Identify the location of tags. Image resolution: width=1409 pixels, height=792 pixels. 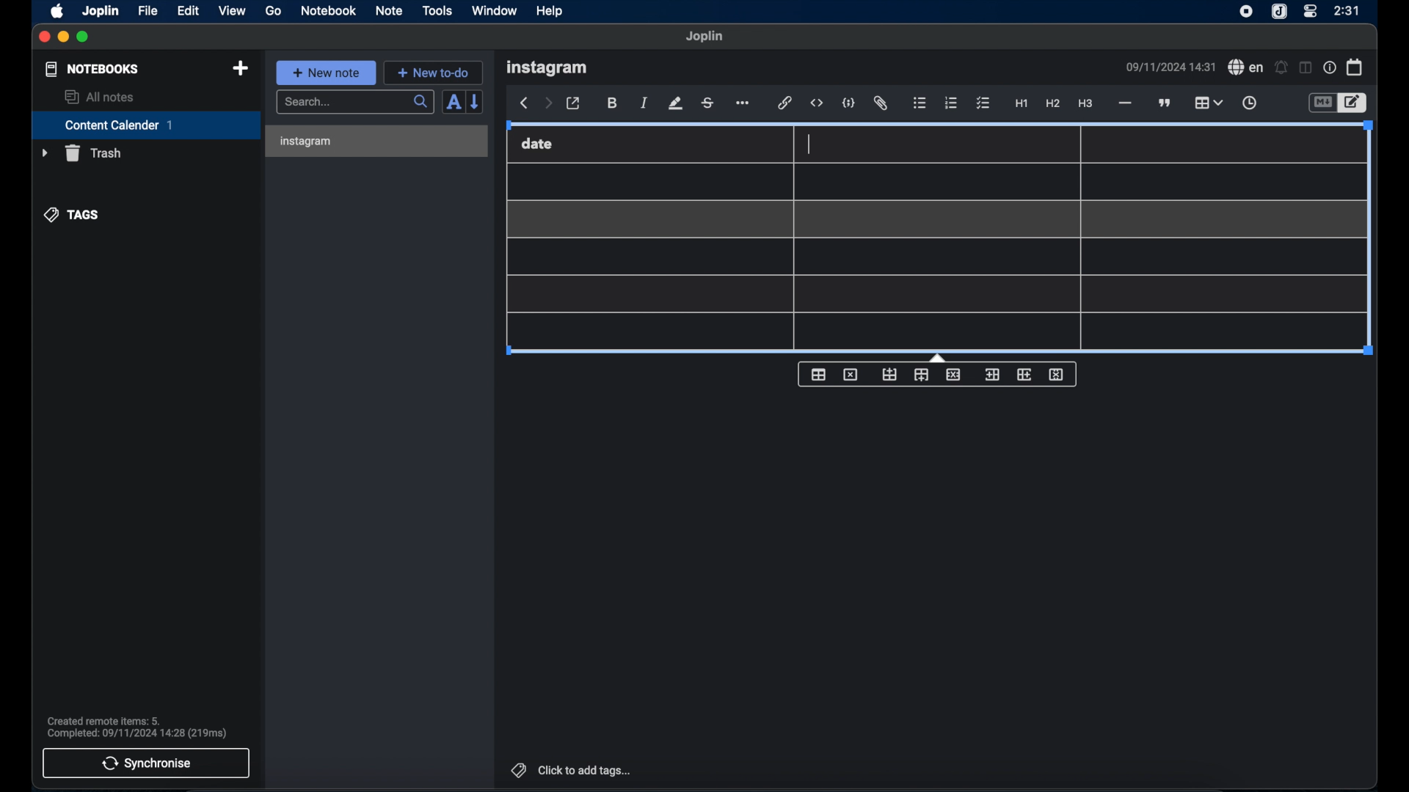
(72, 215).